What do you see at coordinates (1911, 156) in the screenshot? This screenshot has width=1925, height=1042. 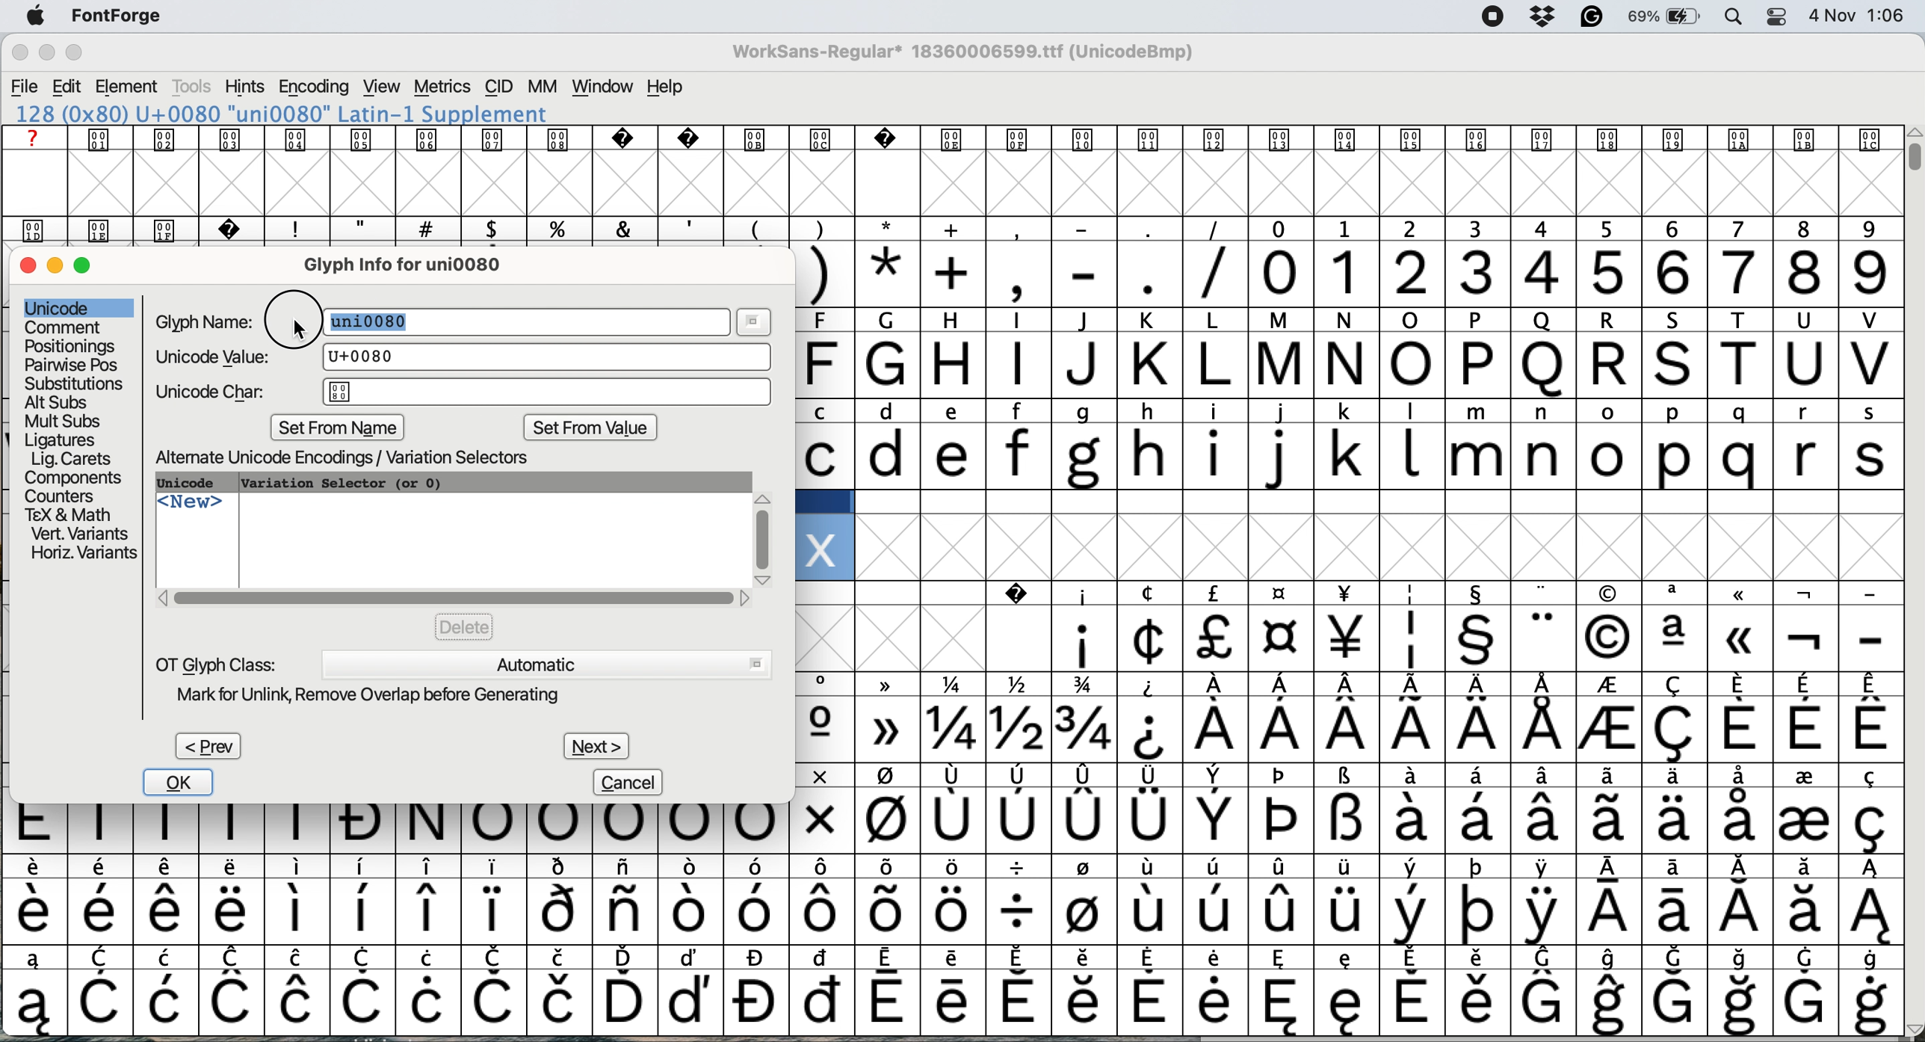 I see `vertical scroll bar` at bounding box center [1911, 156].